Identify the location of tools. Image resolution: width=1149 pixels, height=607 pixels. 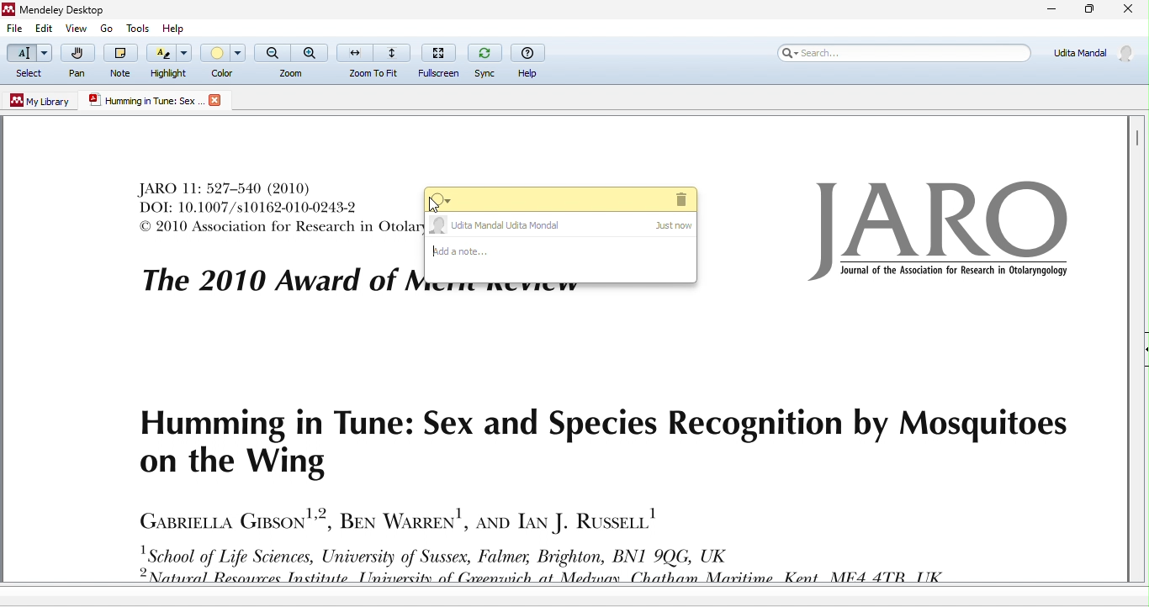
(136, 27).